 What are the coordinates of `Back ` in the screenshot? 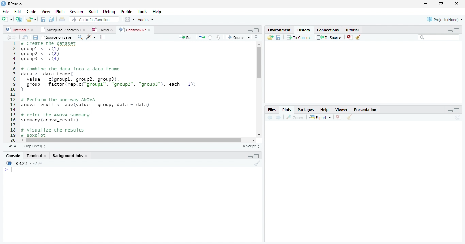 It's located at (9, 38).